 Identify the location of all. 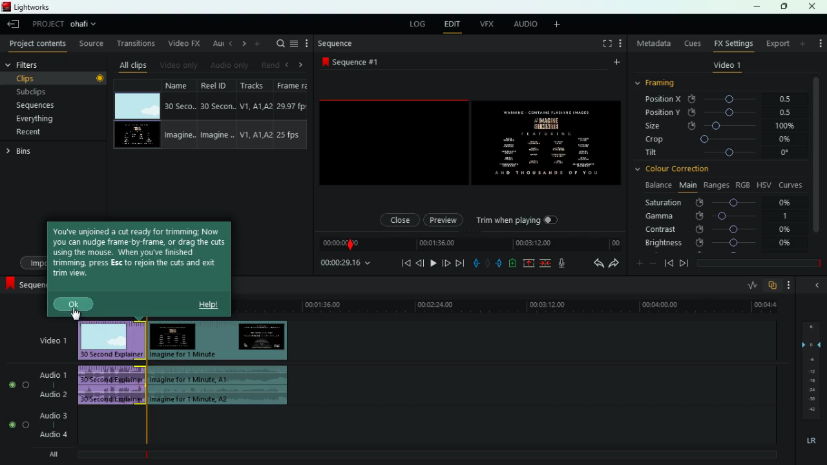
(58, 454).